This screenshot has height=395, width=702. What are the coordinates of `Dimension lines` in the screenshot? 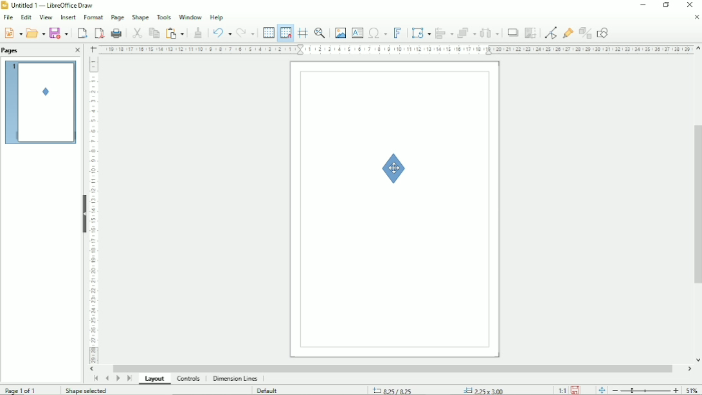 It's located at (235, 379).